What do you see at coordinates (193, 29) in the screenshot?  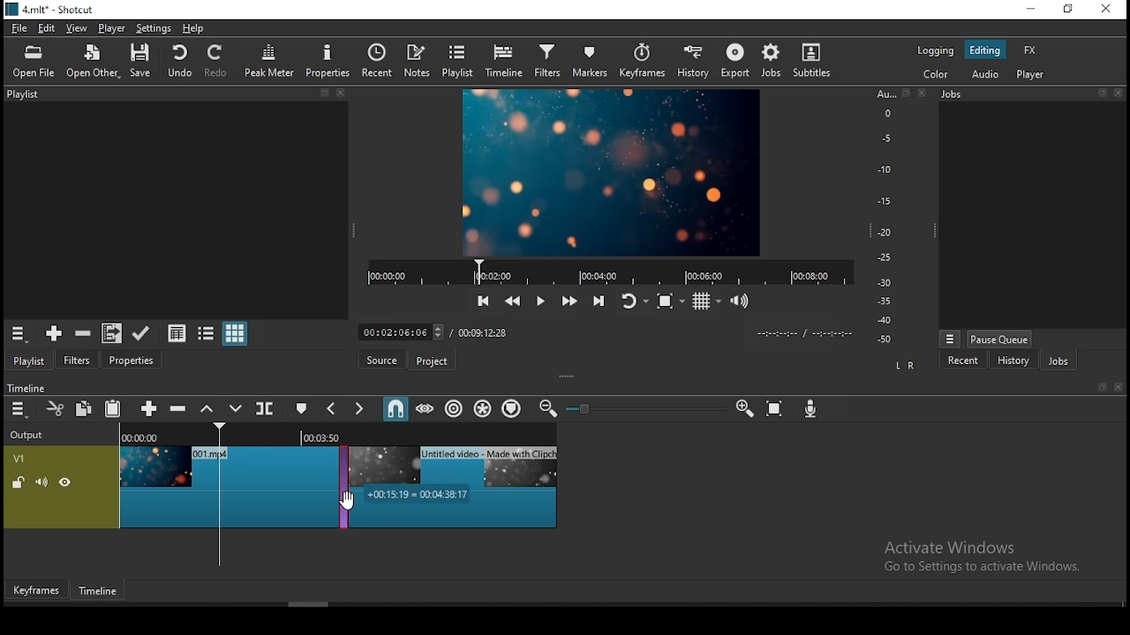 I see `help` at bounding box center [193, 29].